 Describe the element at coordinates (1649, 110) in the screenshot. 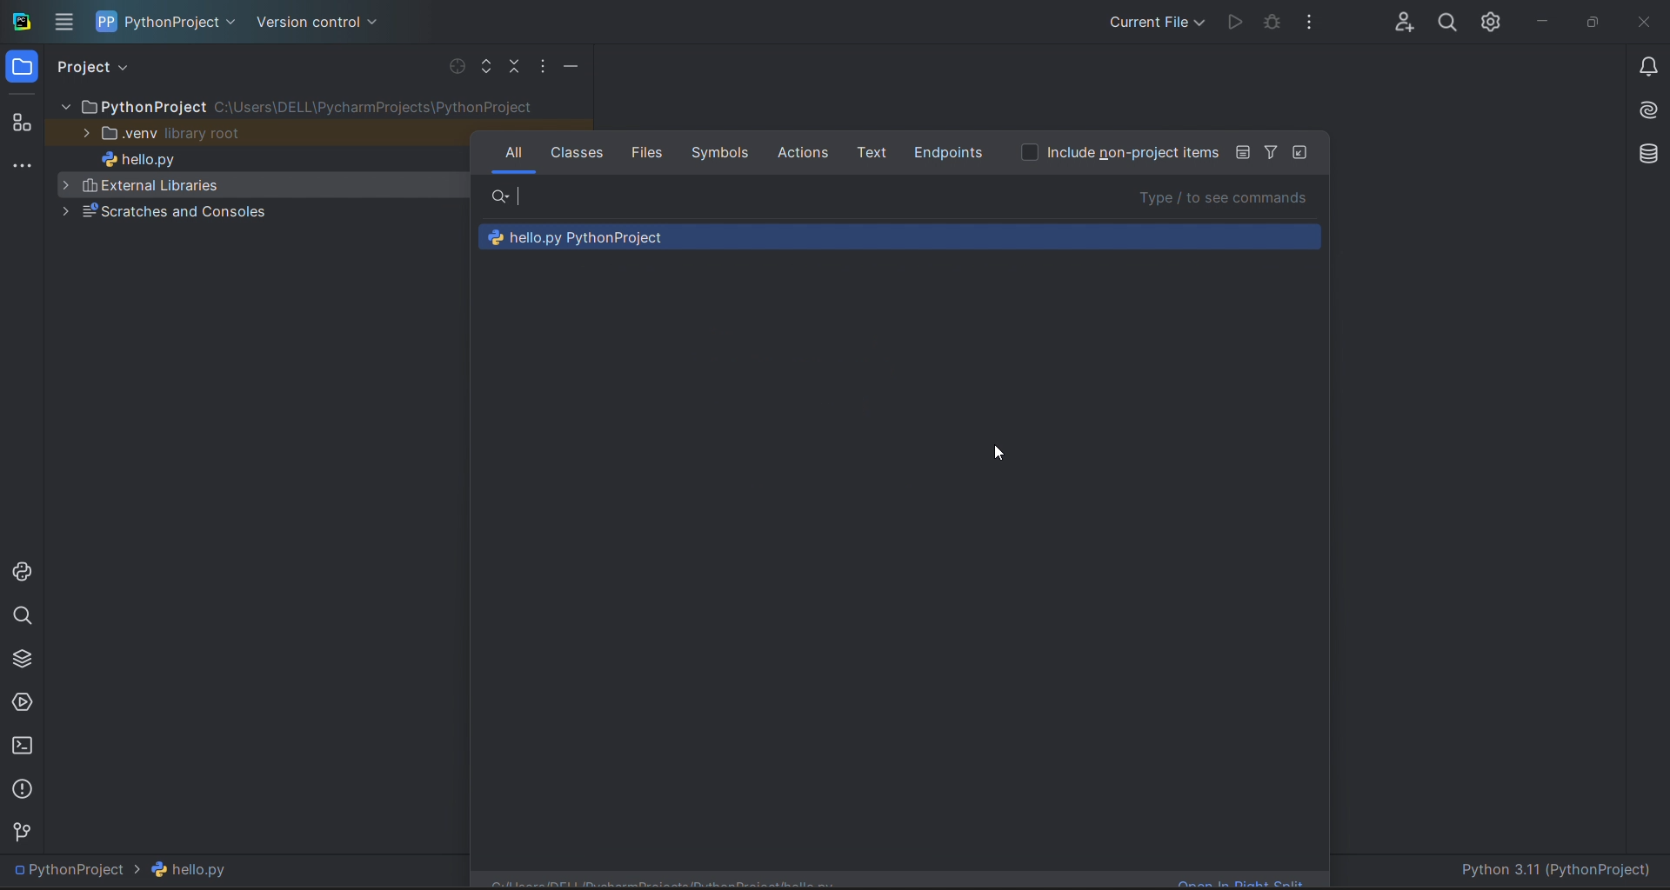

I see `ai assistant` at that location.